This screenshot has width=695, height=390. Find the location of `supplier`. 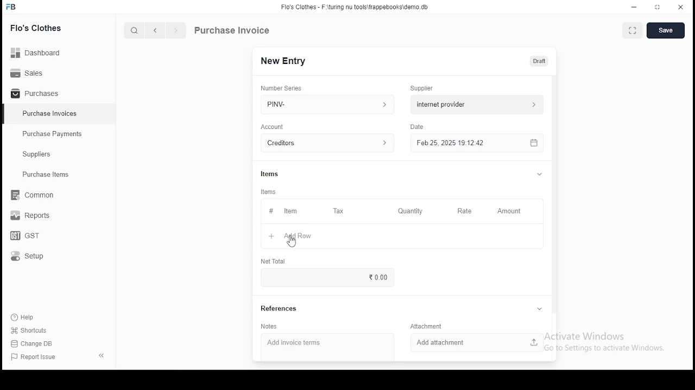

supplier is located at coordinates (474, 104).